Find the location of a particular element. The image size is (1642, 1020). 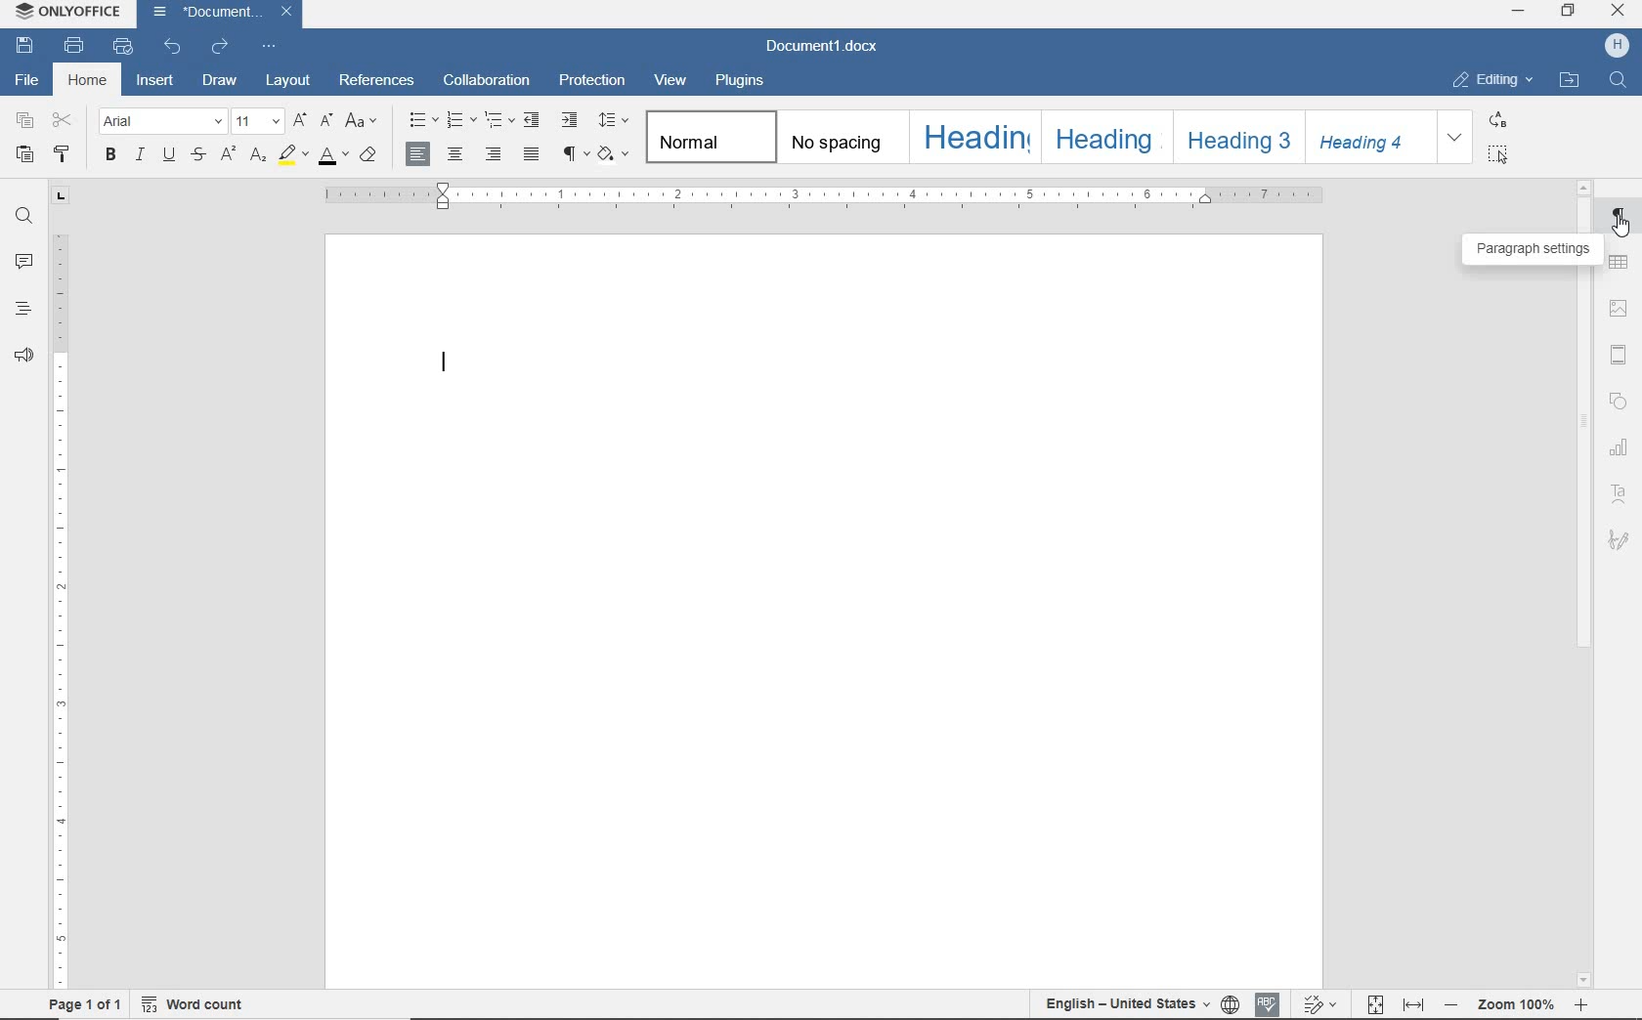

word count is located at coordinates (194, 1005).